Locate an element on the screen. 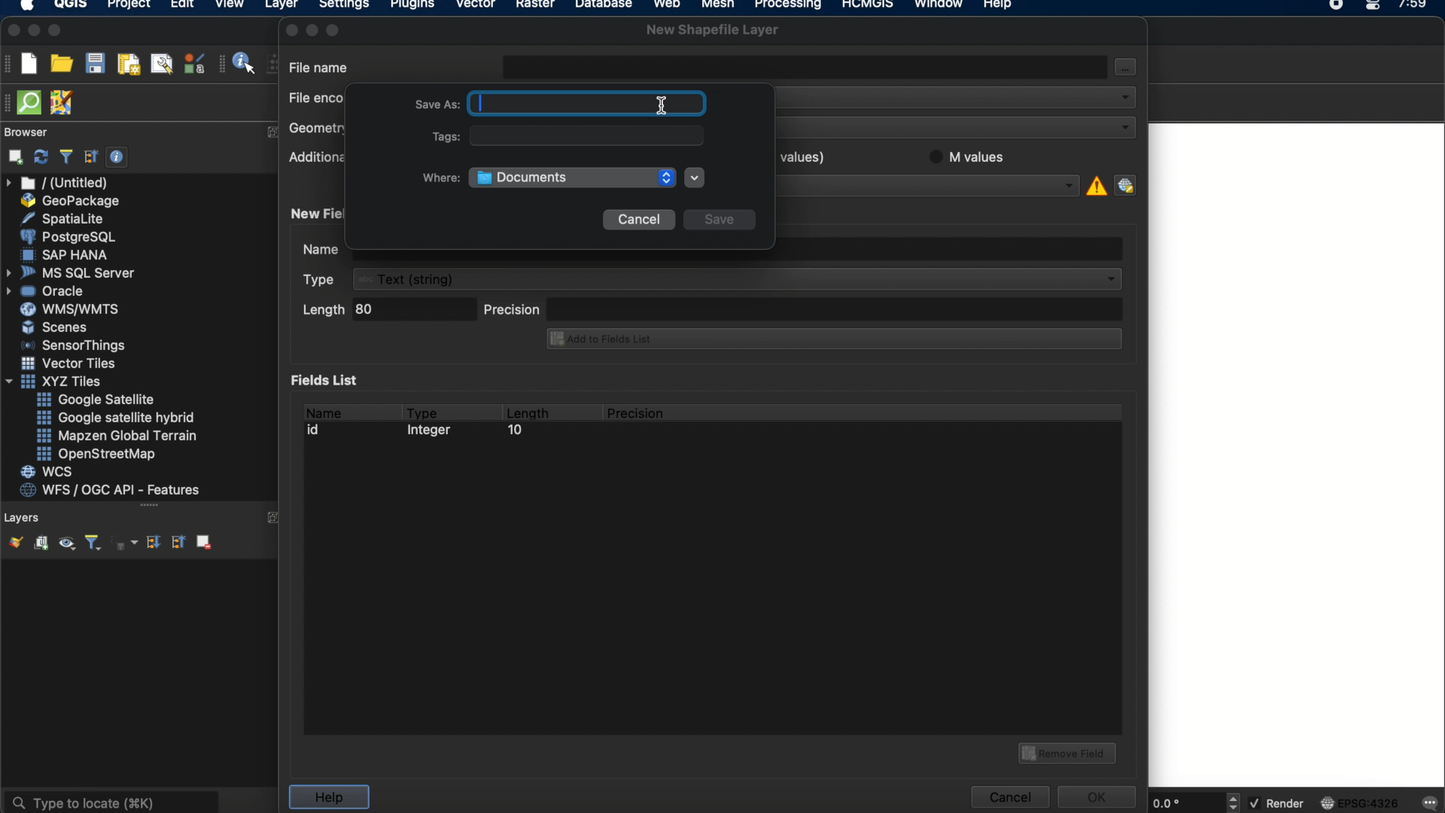  vector is located at coordinates (476, 6).